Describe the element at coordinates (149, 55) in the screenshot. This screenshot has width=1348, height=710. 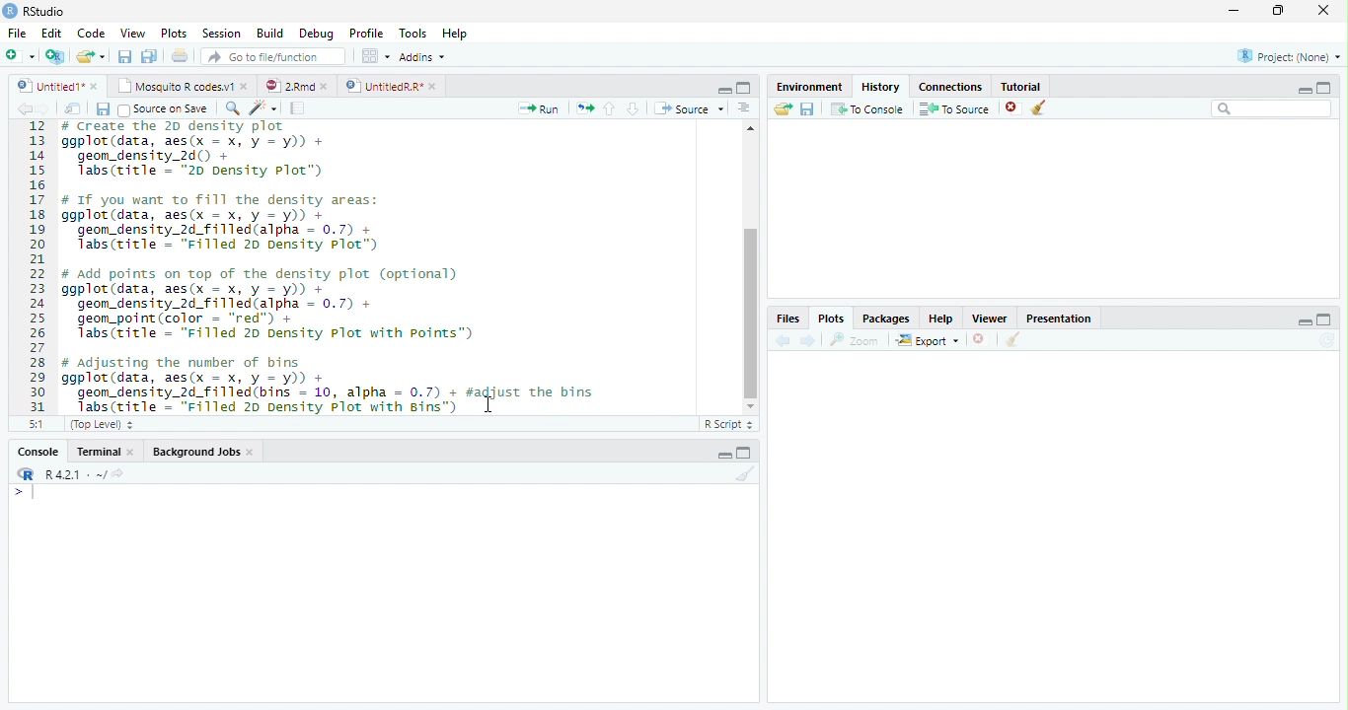
I see `save all open document` at that location.